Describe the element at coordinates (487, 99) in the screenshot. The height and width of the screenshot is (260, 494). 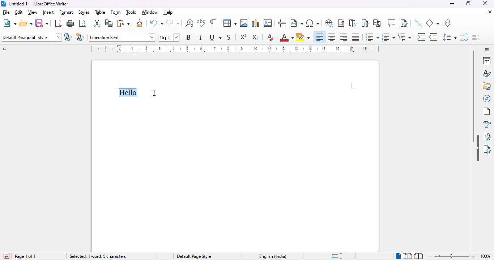
I see `navigator` at that location.